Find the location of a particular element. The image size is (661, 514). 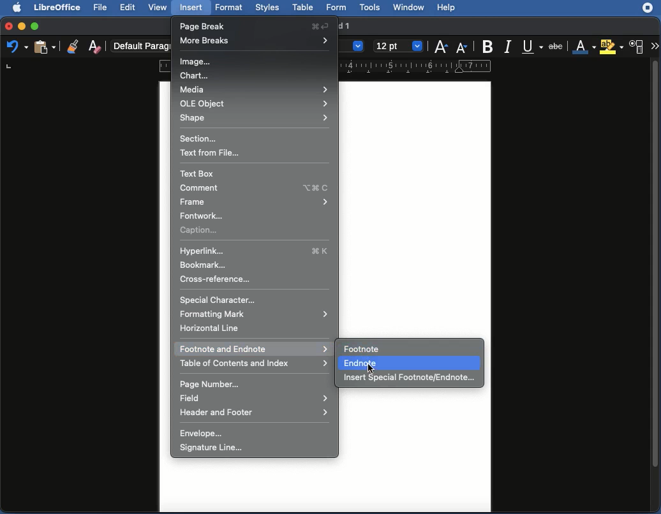

Image is located at coordinates (196, 61).